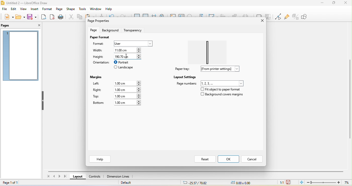 The height and width of the screenshot is (186, 352). I want to click on title, so click(31, 3).